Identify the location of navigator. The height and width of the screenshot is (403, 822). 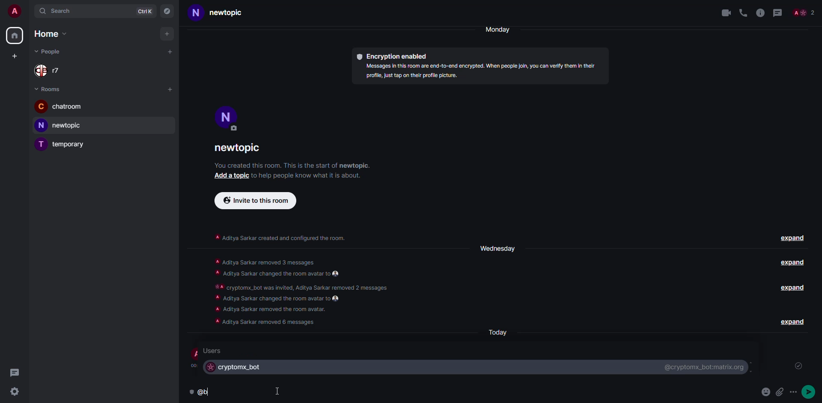
(168, 11).